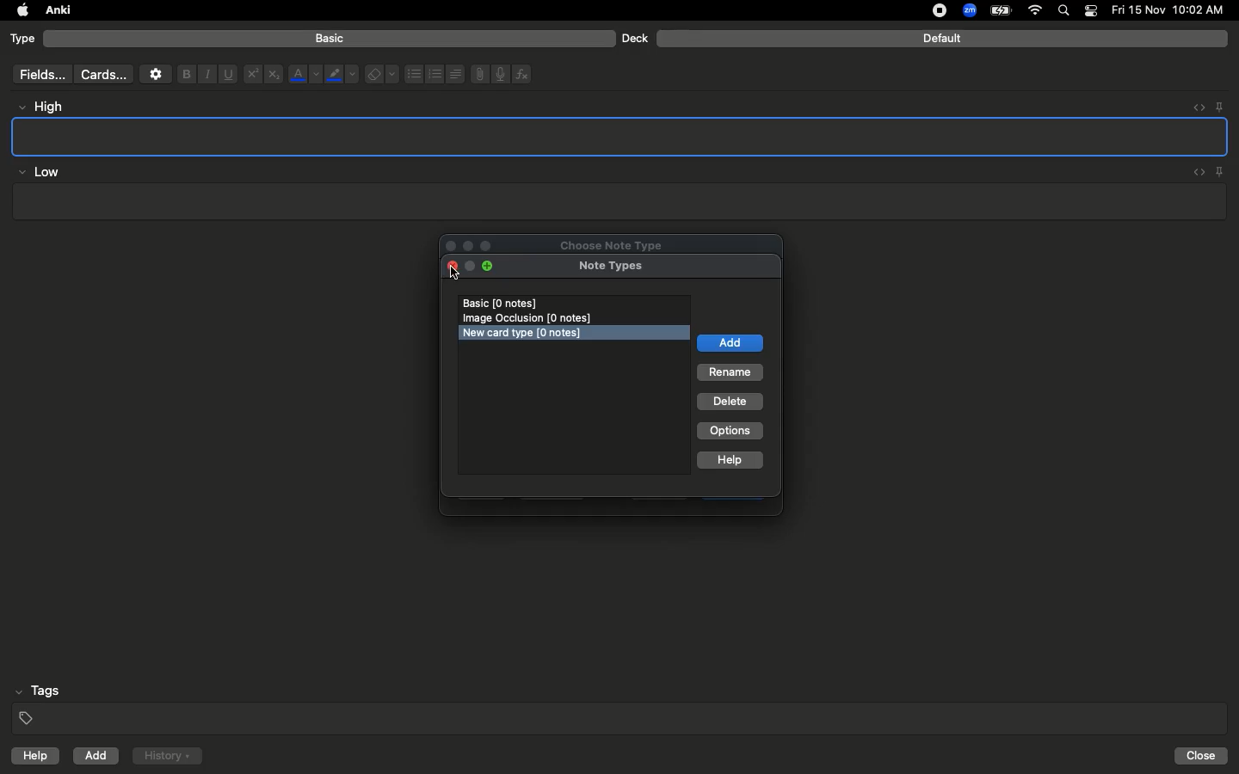 The image size is (1239, 774). Describe the element at coordinates (167, 756) in the screenshot. I see `History` at that location.